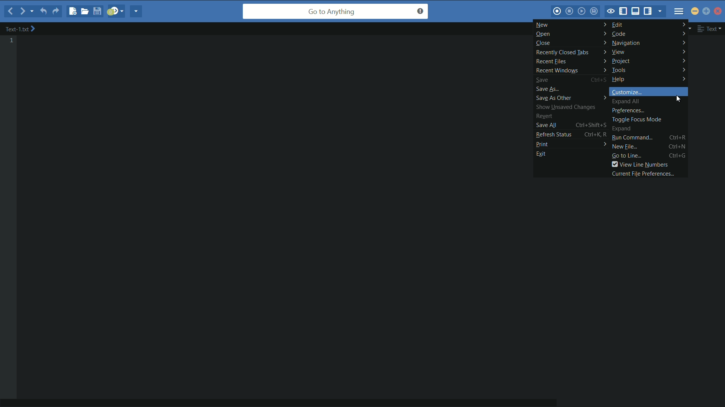 This screenshot has width=725, height=407. I want to click on open file, so click(84, 12).